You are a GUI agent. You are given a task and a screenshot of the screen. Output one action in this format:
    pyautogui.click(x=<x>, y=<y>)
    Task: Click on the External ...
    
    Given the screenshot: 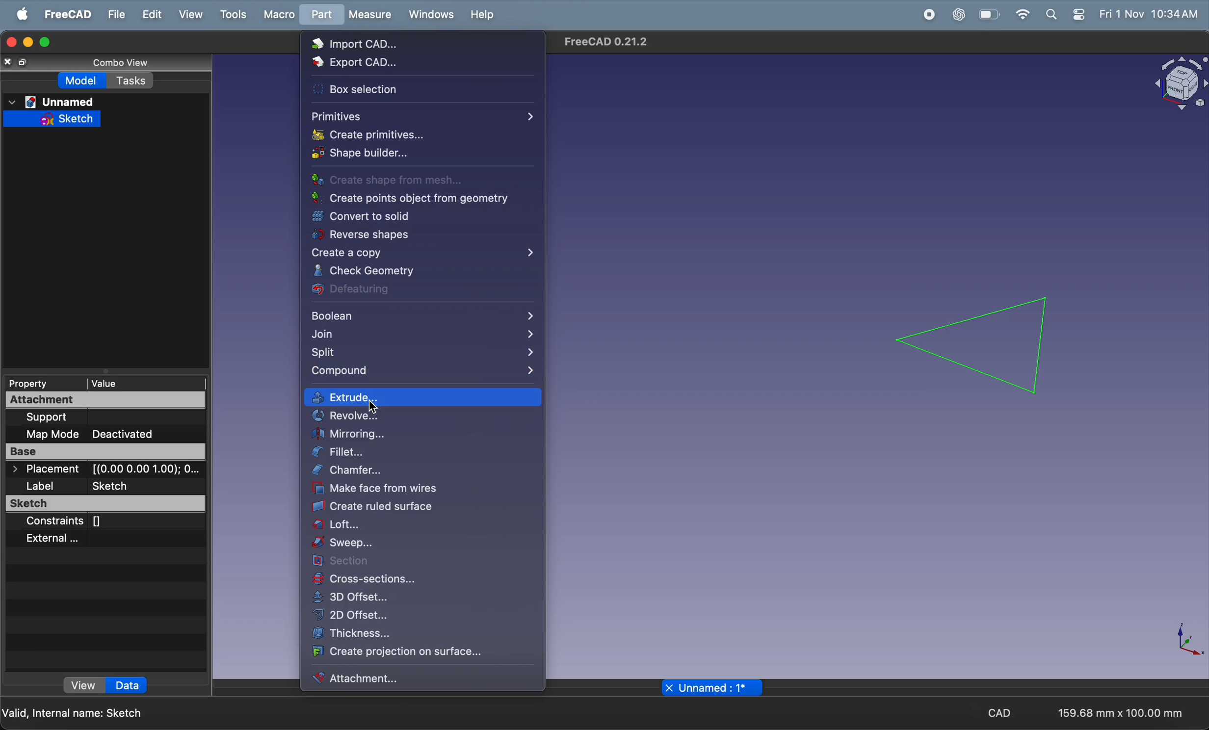 What is the action you would take?
    pyautogui.click(x=77, y=538)
    